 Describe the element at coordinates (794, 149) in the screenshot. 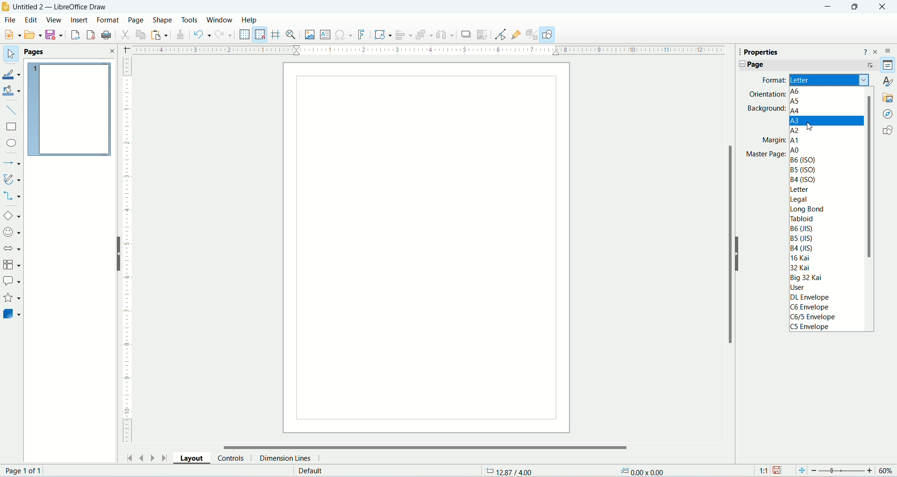

I see `A0` at that location.